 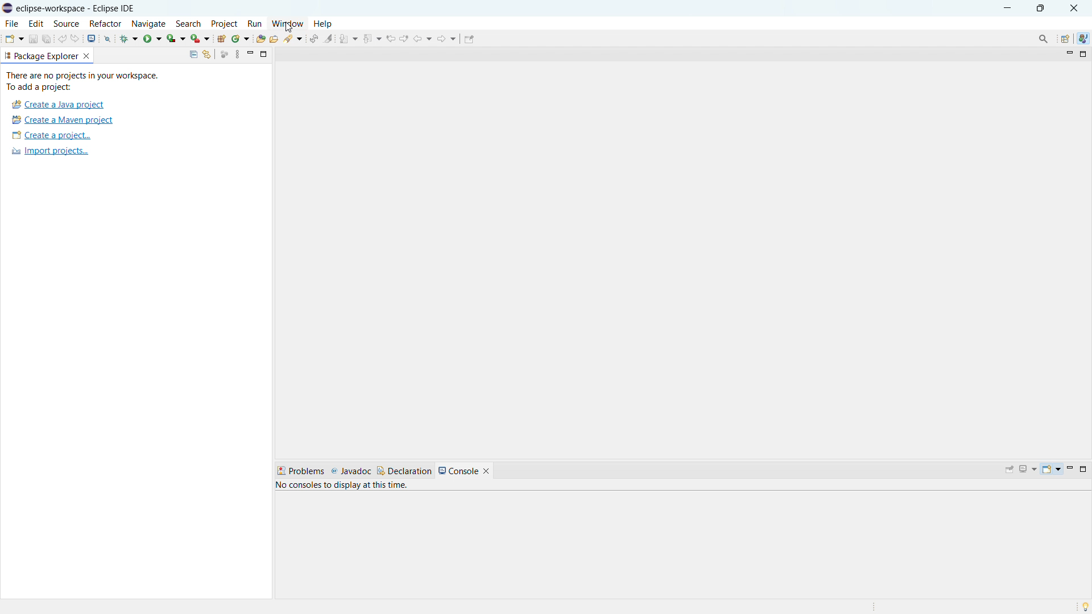 I want to click on open type, so click(x=260, y=38).